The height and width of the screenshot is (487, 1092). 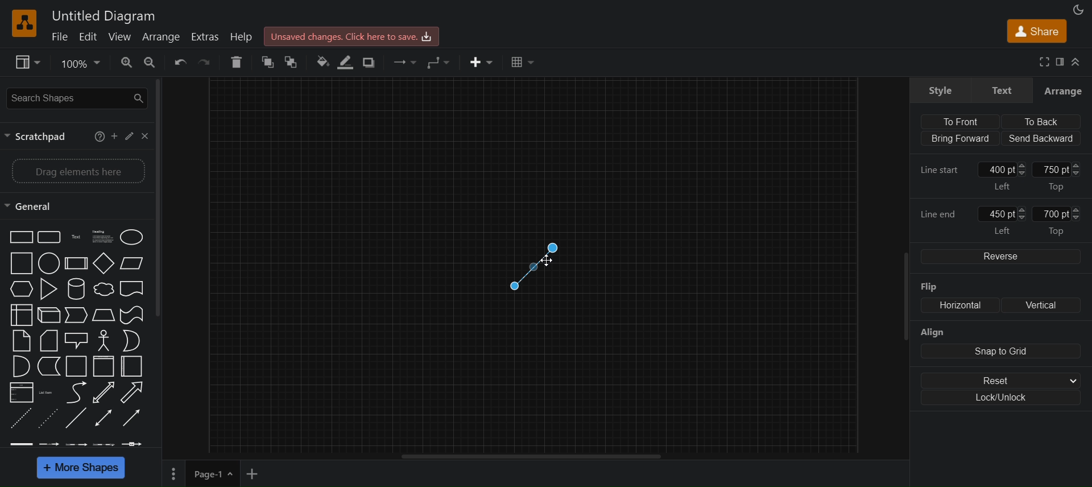 What do you see at coordinates (74, 236) in the screenshot?
I see `Text` at bounding box center [74, 236].